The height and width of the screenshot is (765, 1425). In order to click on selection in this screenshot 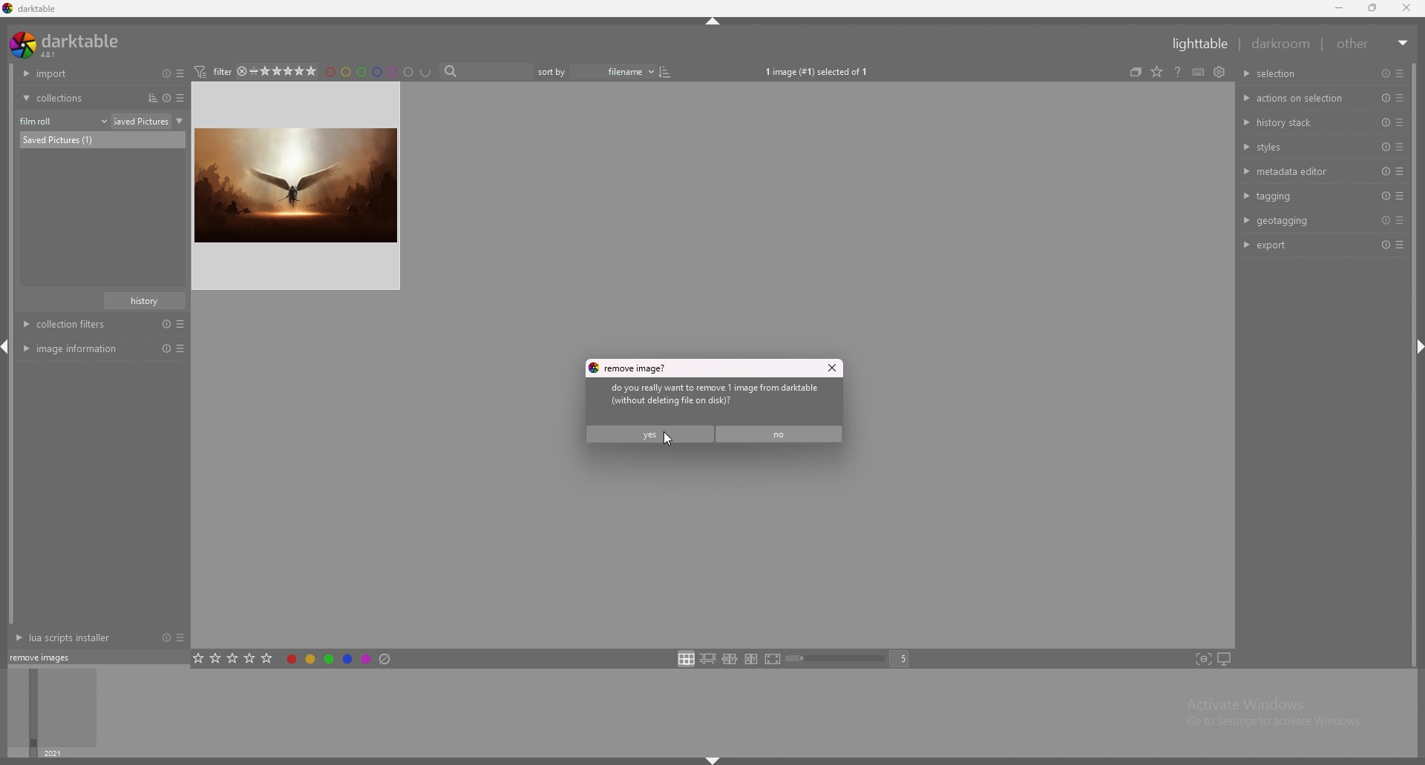, I will do `click(1283, 73)`.